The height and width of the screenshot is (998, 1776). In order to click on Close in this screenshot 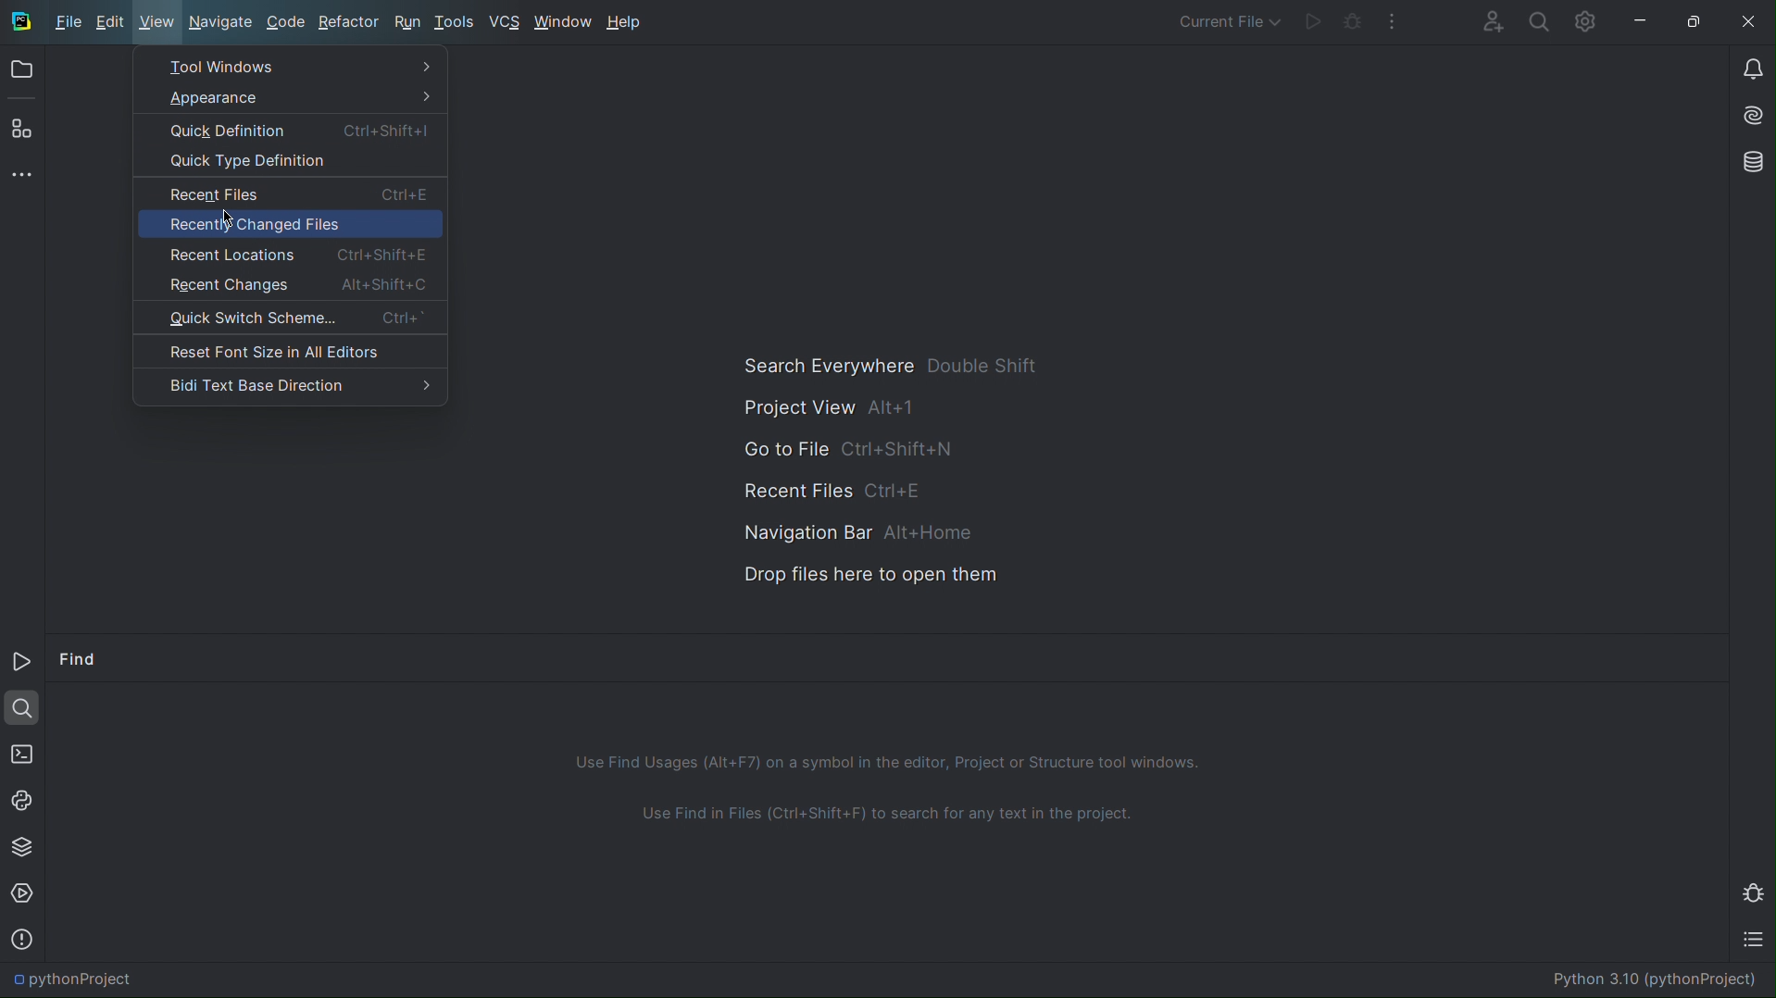, I will do `click(1749, 23)`.